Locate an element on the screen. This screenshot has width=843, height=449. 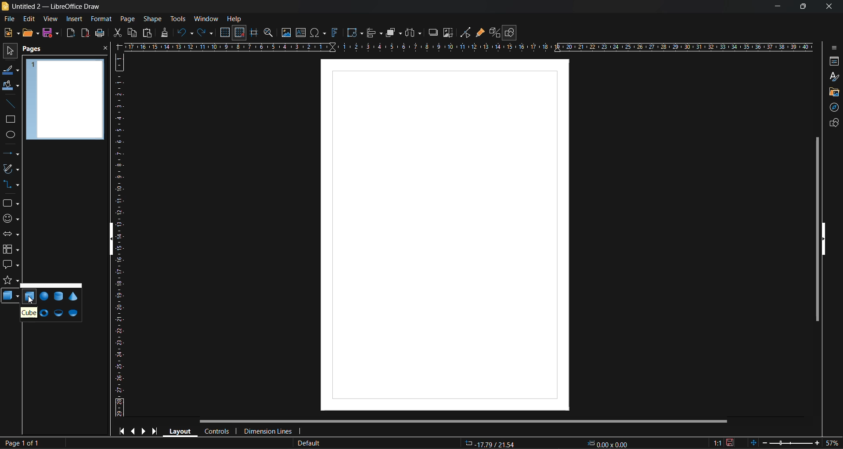
sidebar is located at coordinates (833, 47).